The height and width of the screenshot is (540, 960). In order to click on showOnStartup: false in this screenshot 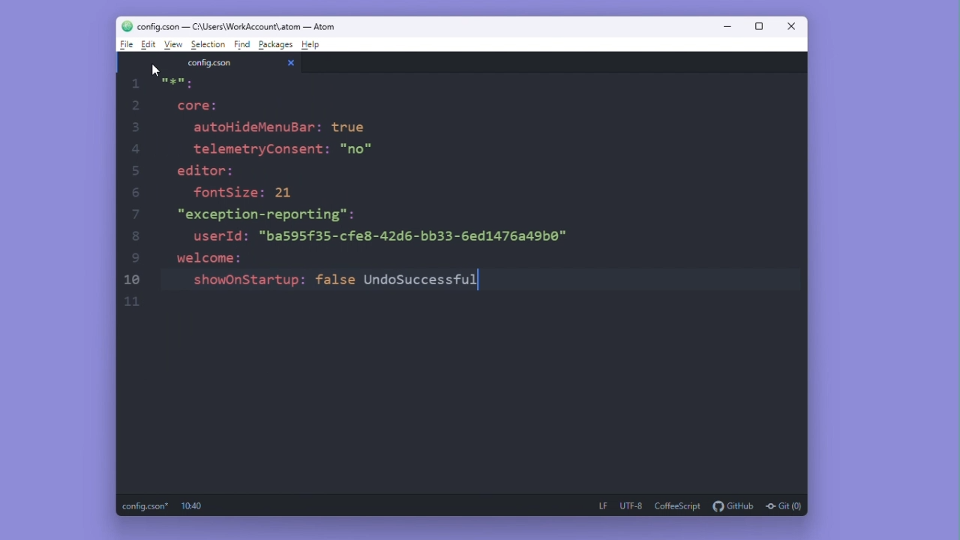, I will do `click(271, 282)`.